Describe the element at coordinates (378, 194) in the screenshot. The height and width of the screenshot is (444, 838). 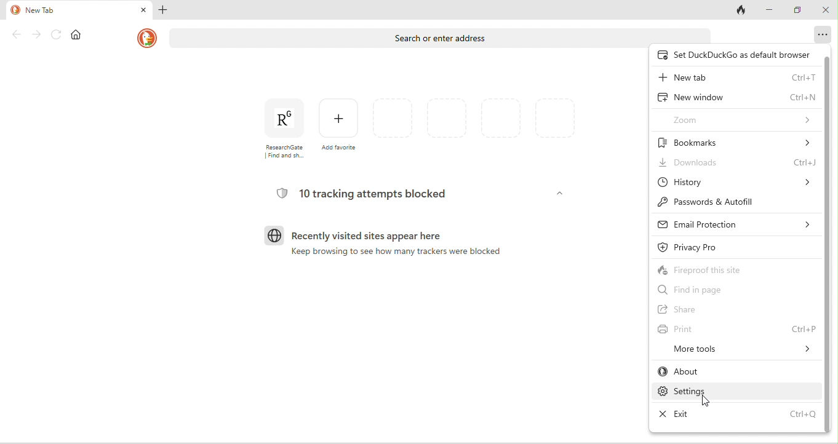
I see `10 tracking attempts blocked` at that location.